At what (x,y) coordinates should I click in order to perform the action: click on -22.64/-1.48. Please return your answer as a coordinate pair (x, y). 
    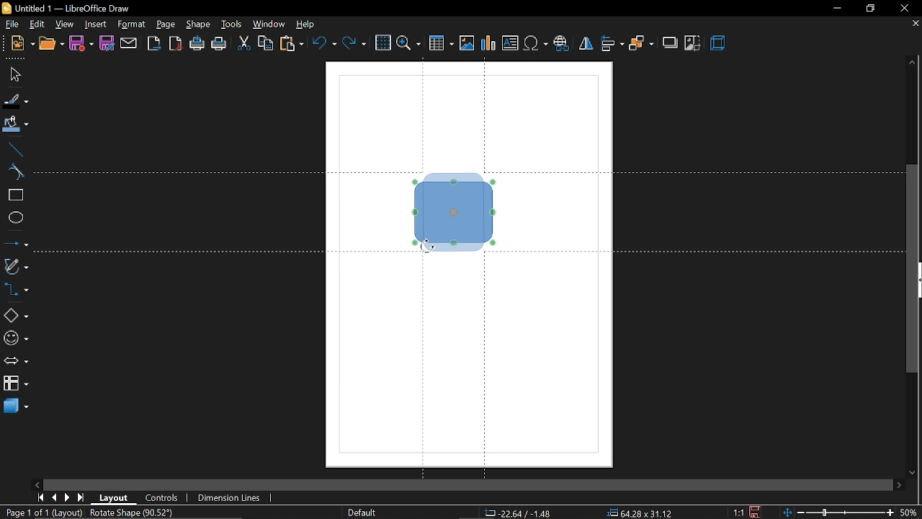
    Looking at the image, I should click on (522, 513).